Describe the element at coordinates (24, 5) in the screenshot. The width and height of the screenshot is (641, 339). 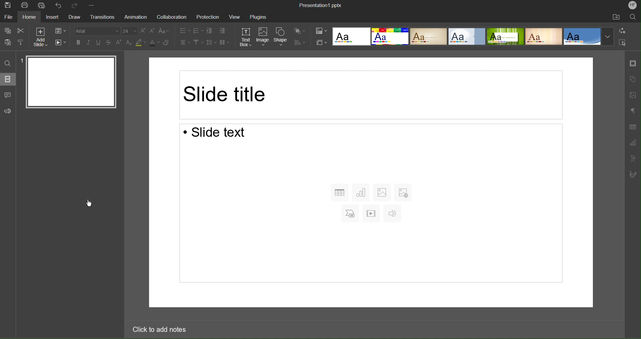
I see `Print` at that location.